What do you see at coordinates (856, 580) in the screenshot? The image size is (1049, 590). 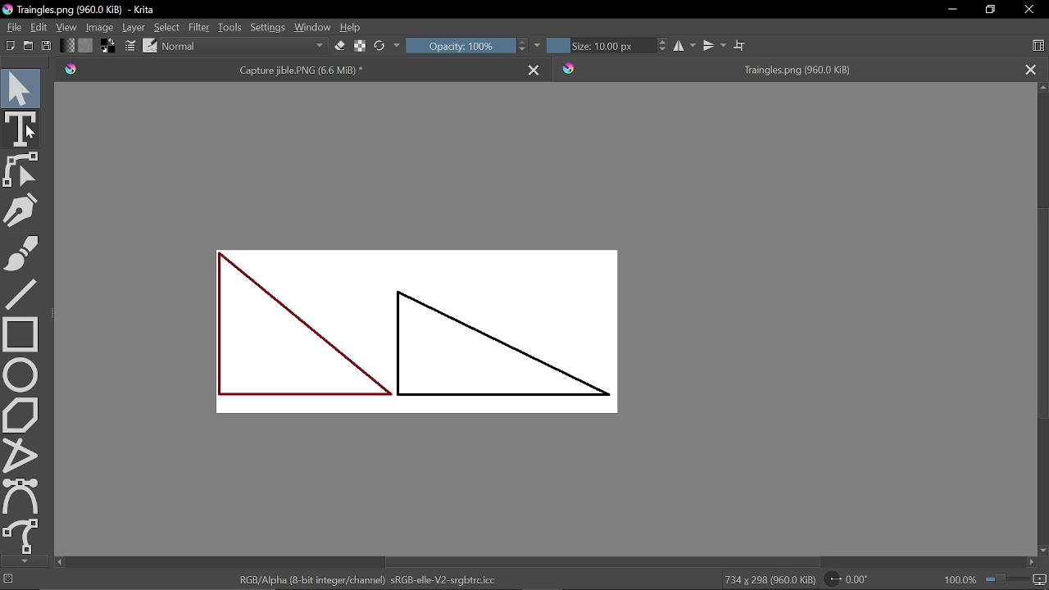 I see `Rotate` at bounding box center [856, 580].